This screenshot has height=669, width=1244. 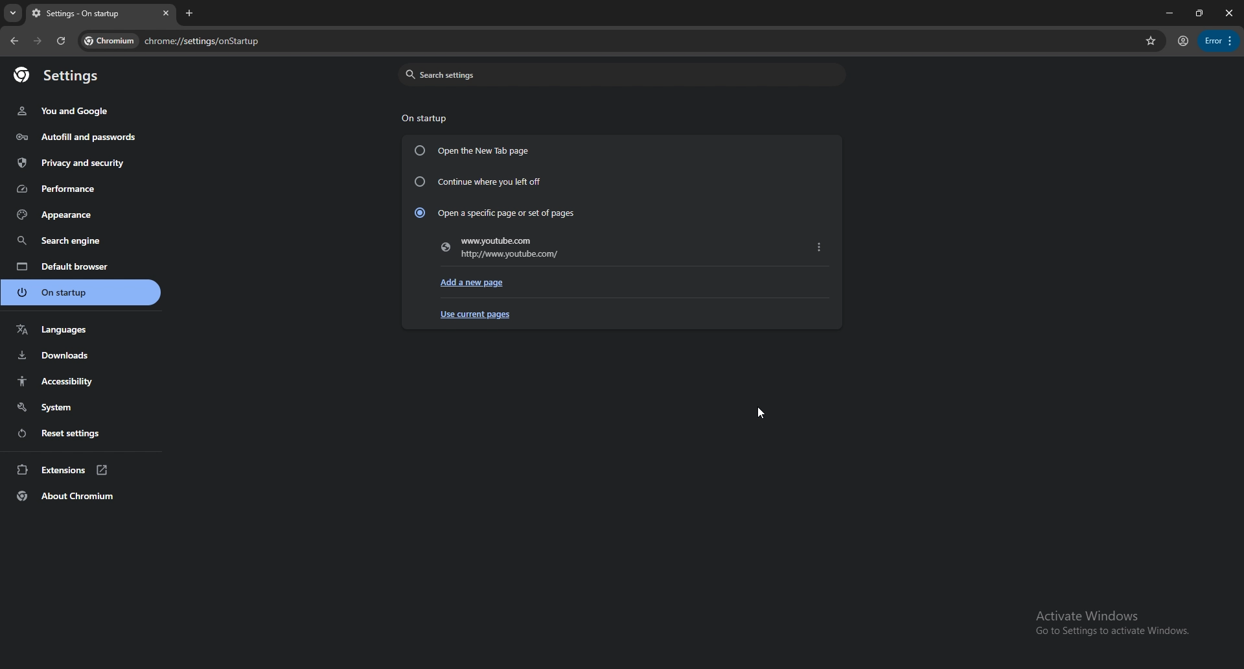 What do you see at coordinates (636, 42) in the screenshot?
I see `search bar` at bounding box center [636, 42].